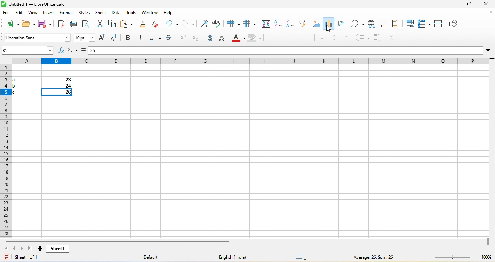 The height and width of the screenshot is (262, 495). What do you see at coordinates (44, 25) in the screenshot?
I see `save` at bounding box center [44, 25].